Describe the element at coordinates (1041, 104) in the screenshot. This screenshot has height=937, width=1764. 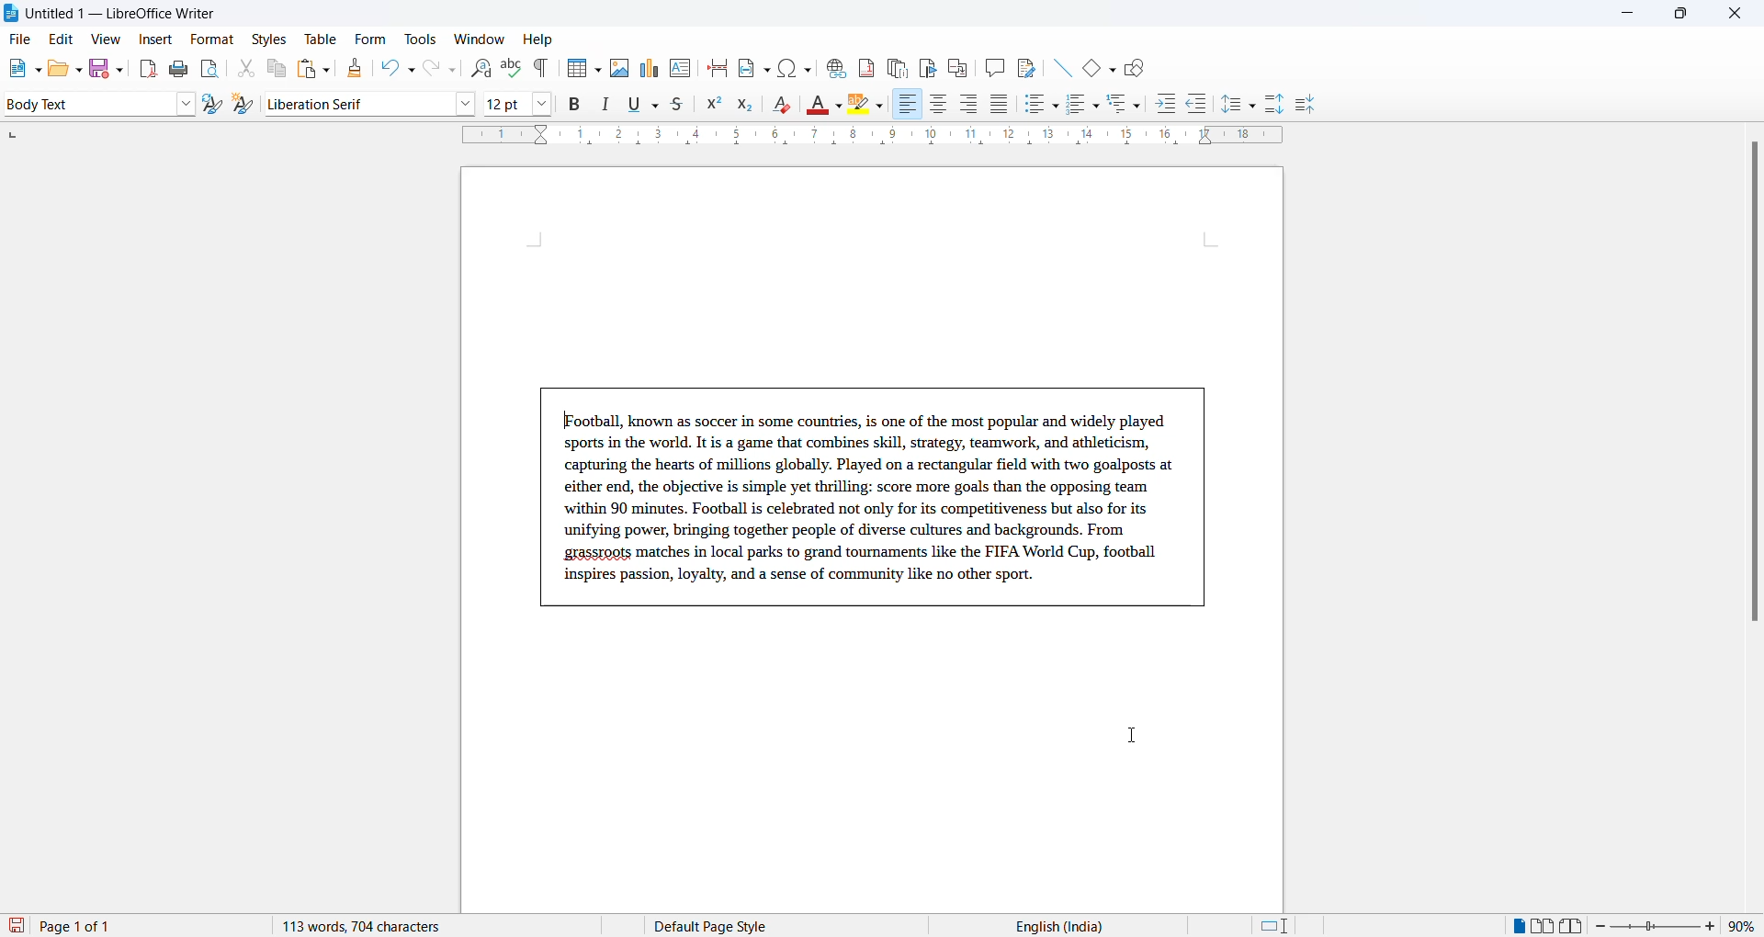
I see `toggle unordered list` at that location.